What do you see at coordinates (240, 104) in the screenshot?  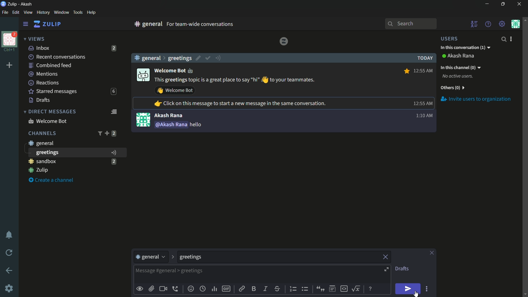 I see `Click on this message to start a new message in the same conversation` at bounding box center [240, 104].